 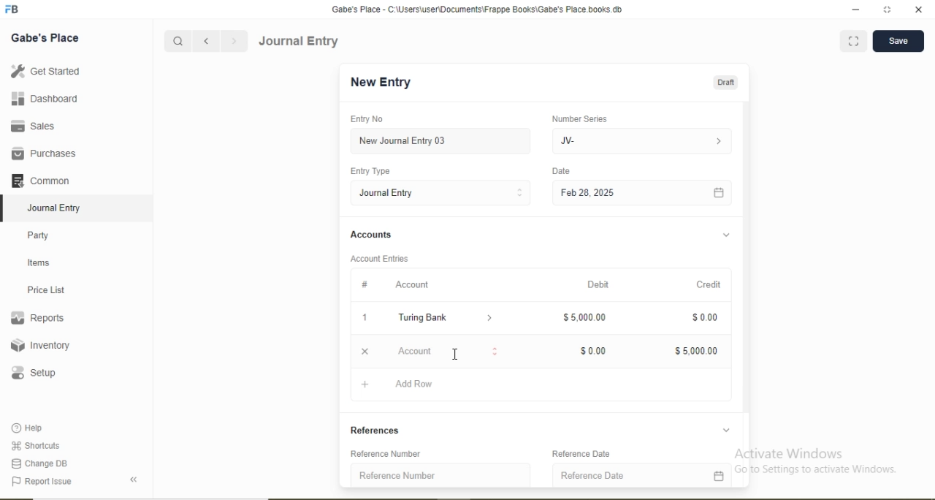 I want to click on Items, so click(x=39, y=262).